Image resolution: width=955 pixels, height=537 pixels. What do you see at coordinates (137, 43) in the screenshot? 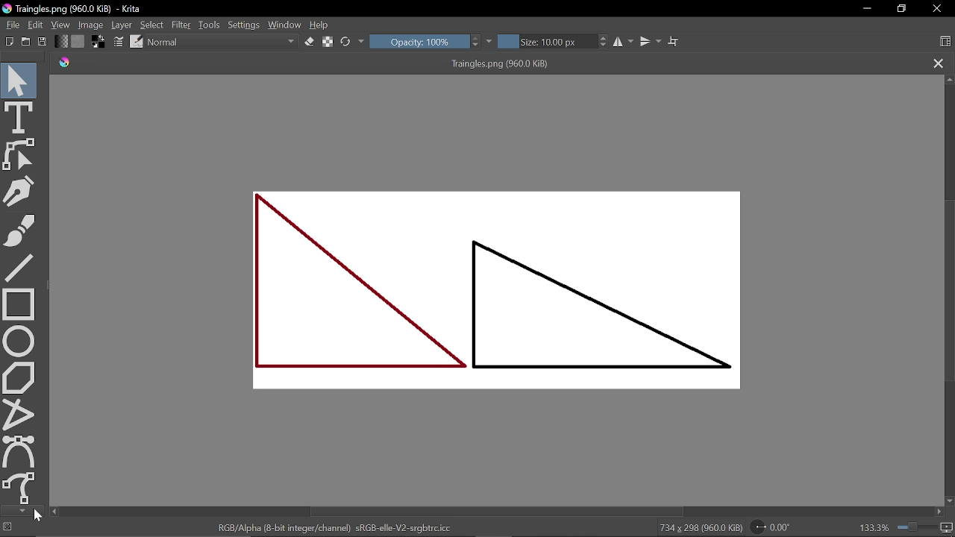
I see `Choose brush preset` at bounding box center [137, 43].